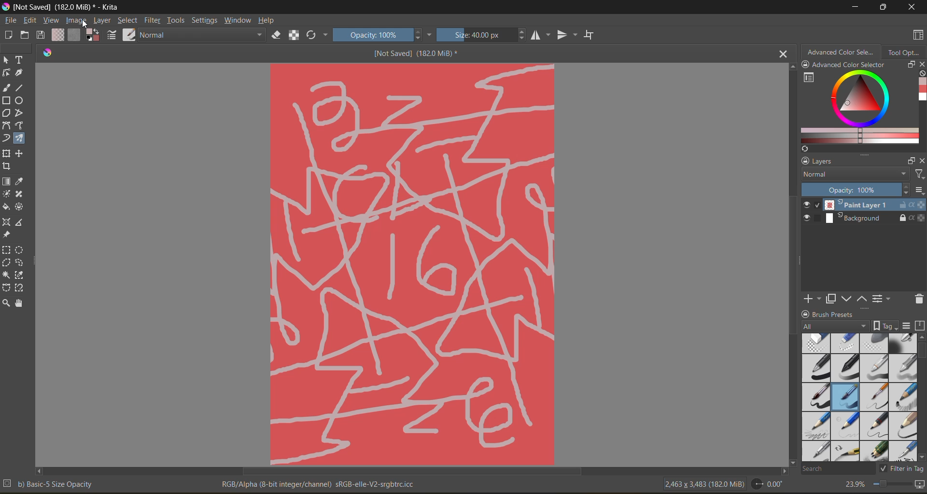 This screenshot has height=494, width=927. Describe the element at coordinates (906, 53) in the screenshot. I see `tool options` at that location.